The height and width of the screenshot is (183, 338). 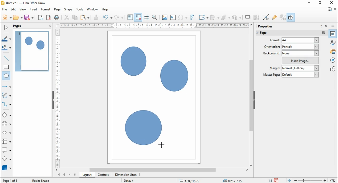 I want to click on format, so click(x=46, y=10).